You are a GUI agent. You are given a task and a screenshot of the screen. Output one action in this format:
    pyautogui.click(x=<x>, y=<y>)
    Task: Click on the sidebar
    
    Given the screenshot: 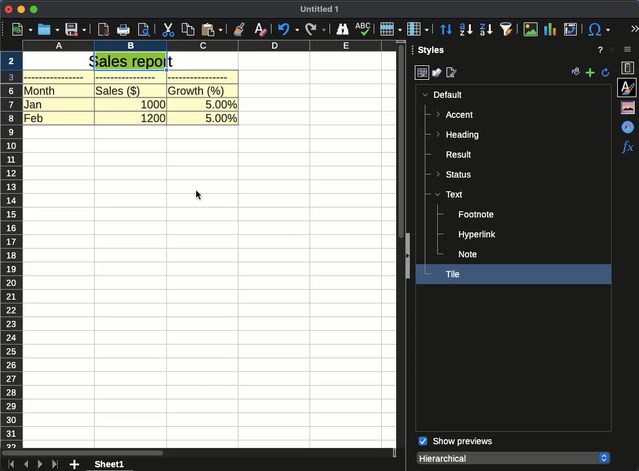 What is the action you would take?
    pyautogui.click(x=630, y=50)
    